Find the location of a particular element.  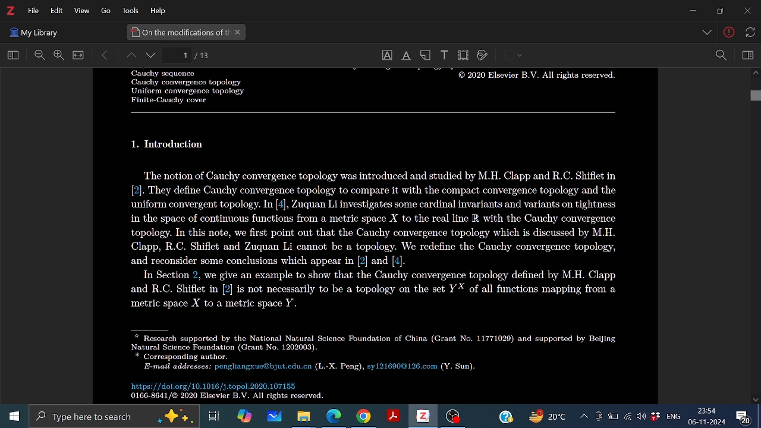

Move up is located at coordinates (755, 74).